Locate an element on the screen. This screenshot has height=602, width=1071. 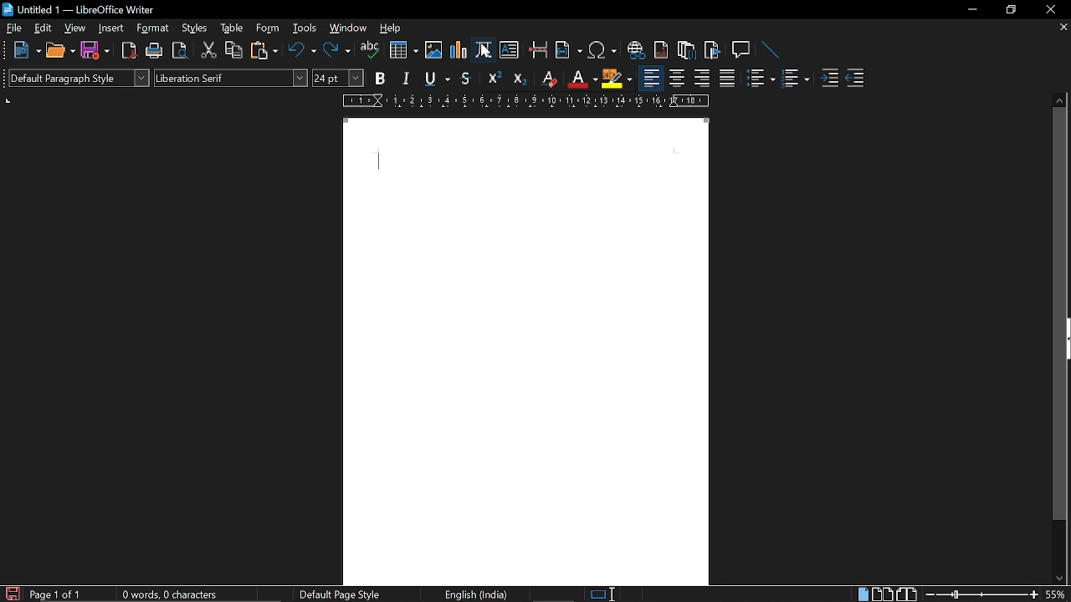
minimize is located at coordinates (974, 10).